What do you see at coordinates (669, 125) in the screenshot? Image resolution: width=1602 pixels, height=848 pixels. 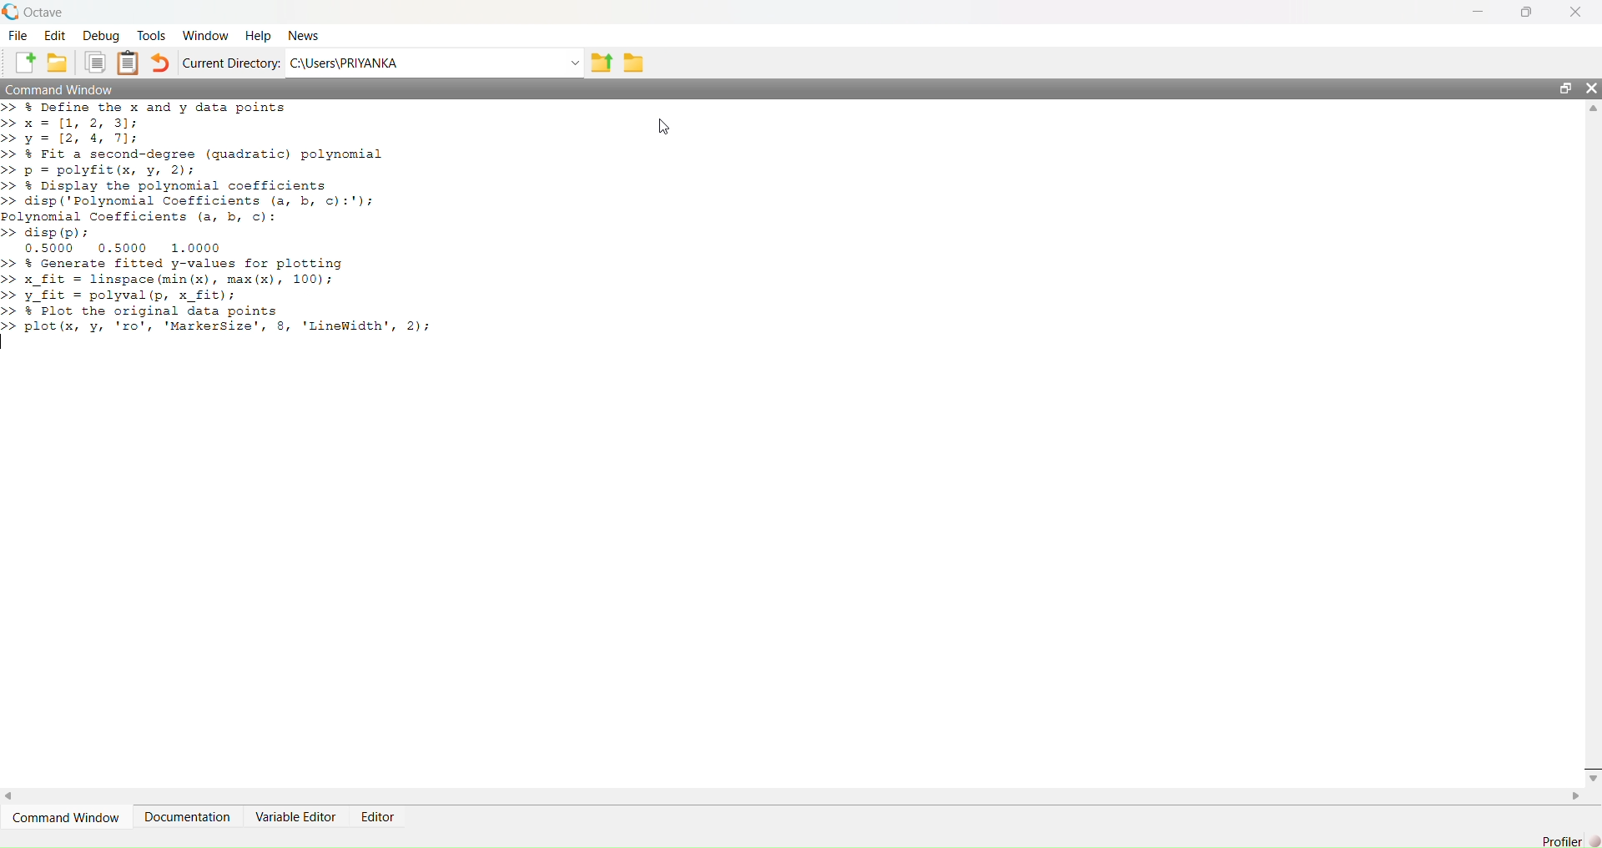 I see `Cursor` at bounding box center [669, 125].